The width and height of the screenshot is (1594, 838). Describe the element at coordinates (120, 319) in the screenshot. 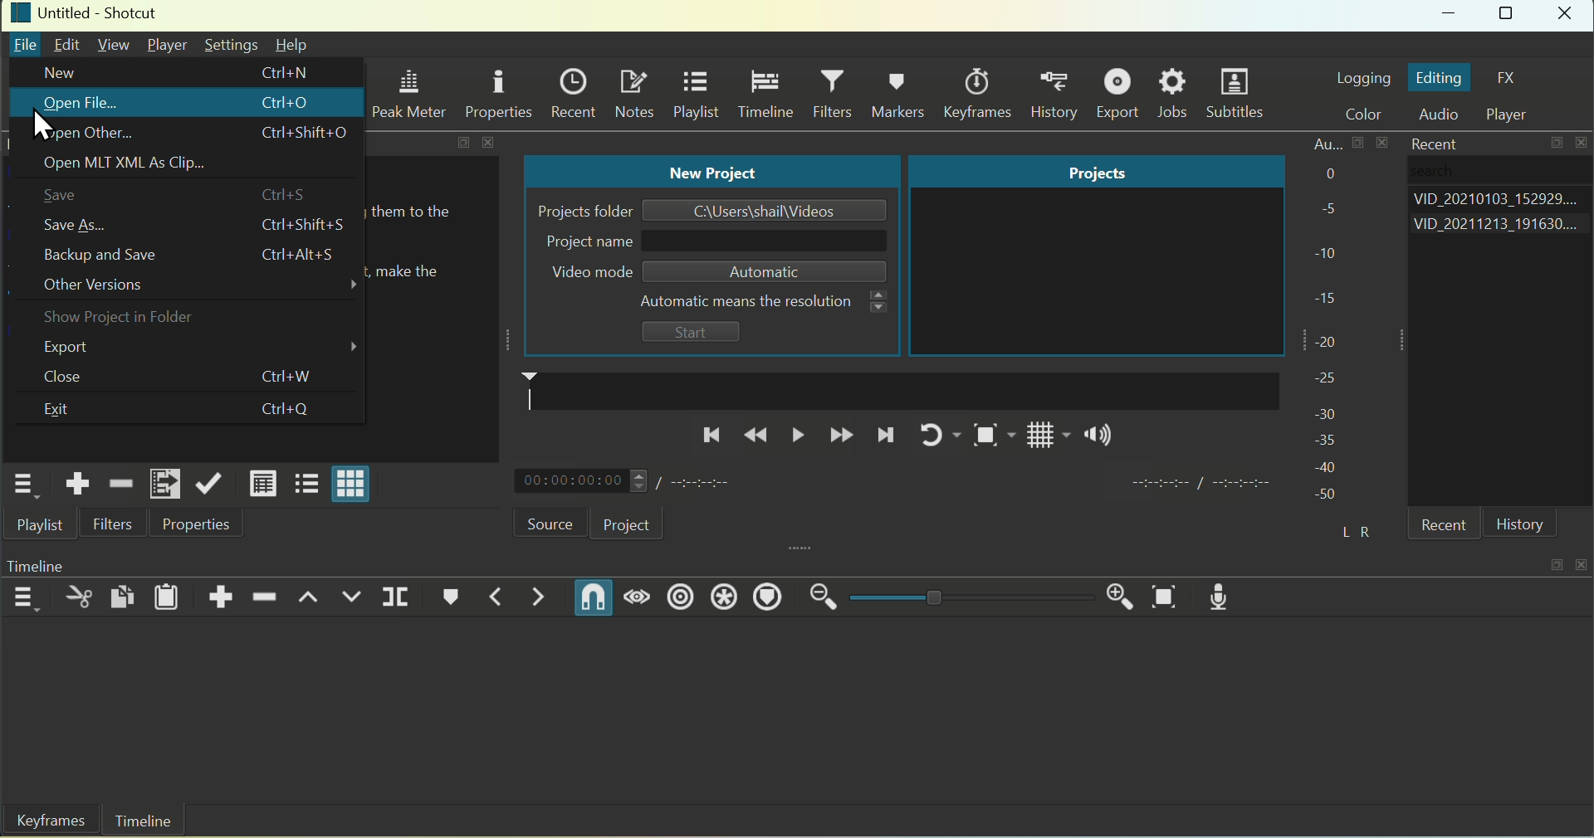

I see `Show Project in Folder` at that location.